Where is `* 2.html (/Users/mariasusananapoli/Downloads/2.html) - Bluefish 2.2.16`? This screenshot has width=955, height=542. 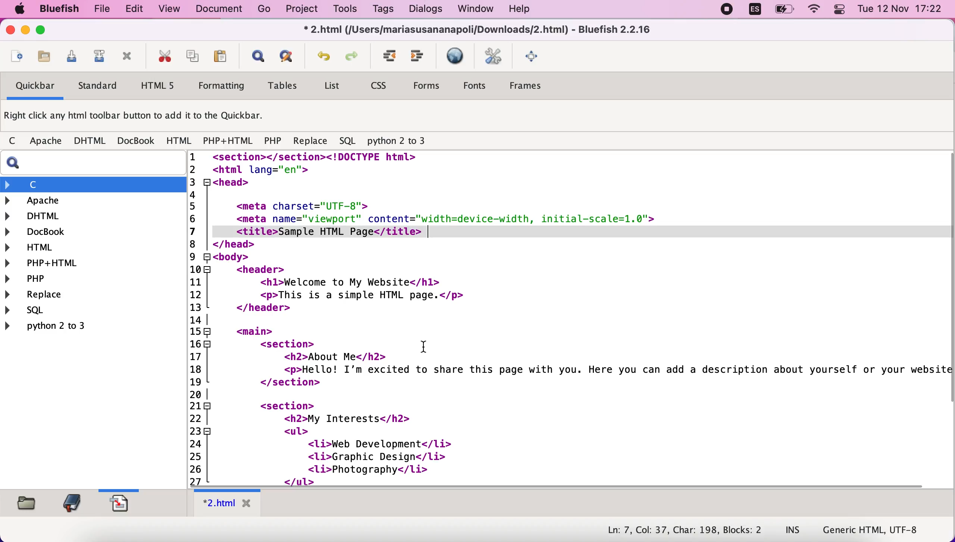 * 2.html (/Users/mariasusananapoli/Downloads/2.html) - Bluefish 2.2.16 is located at coordinates (479, 31).